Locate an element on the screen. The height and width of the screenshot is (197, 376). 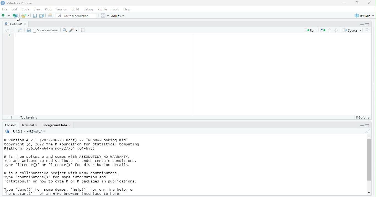
maximize is located at coordinates (369, 24).